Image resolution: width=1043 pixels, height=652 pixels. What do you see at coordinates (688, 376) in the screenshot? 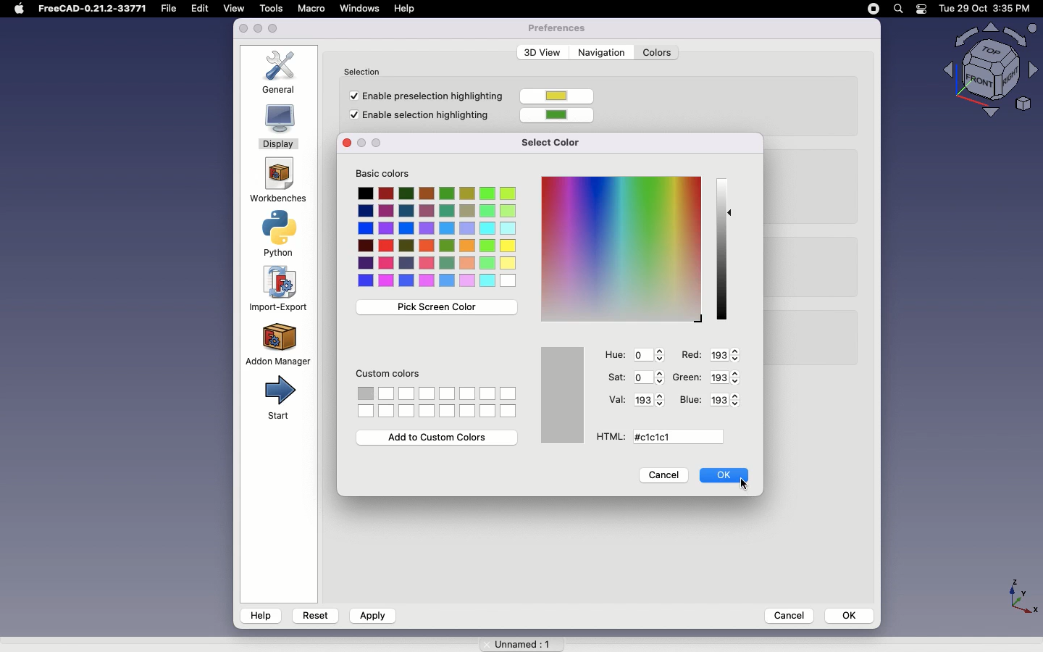
I see `Green` at bounding box center [688, 376].